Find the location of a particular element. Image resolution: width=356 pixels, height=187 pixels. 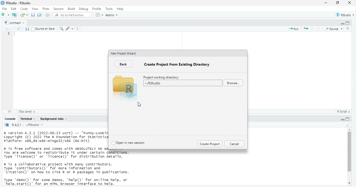

information about contributors is located at coordinates (68, 168).